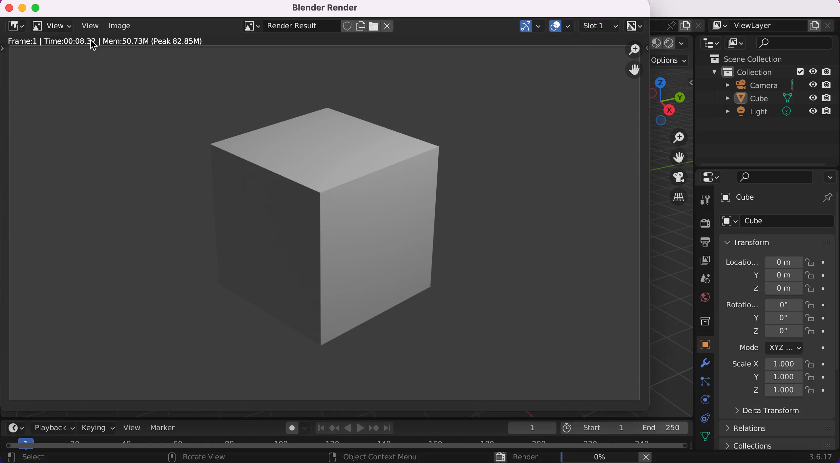 The image size is (840, 463). What do you see at coordinates (777, 331) in the screenshot?
I see `z 0` at bounding box center [777, 331].